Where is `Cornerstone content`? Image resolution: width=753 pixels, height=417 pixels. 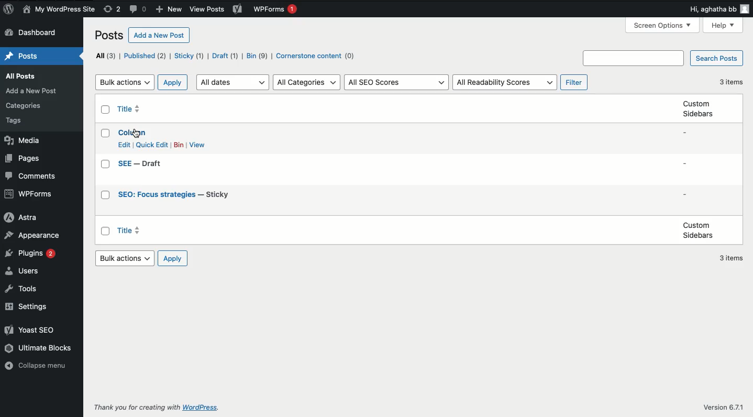
Cornerstone content is located at coordinates (317, 57).